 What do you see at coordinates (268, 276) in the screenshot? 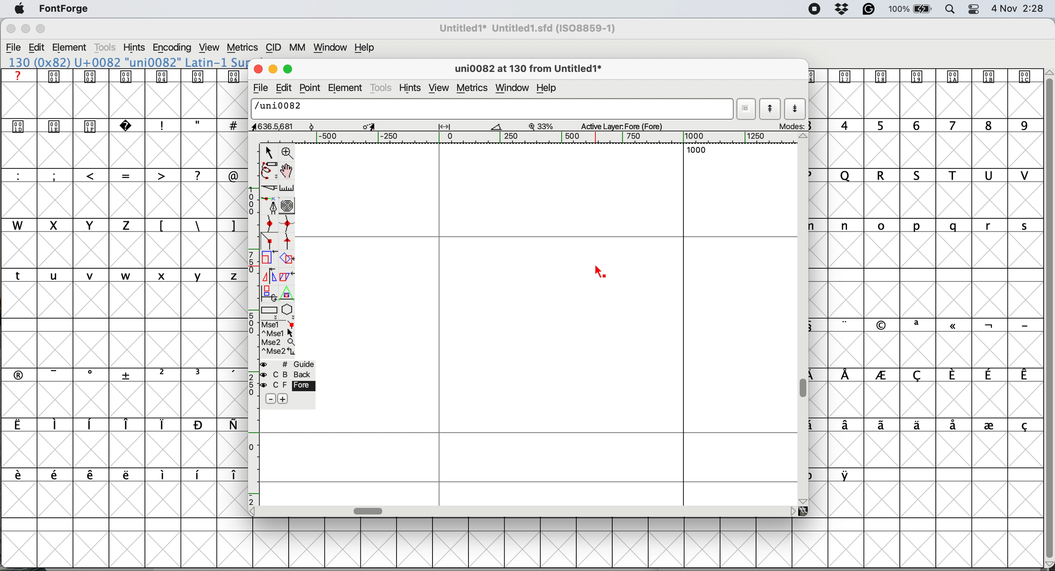
I see `flip the selection` at bounding box center [268, 276].